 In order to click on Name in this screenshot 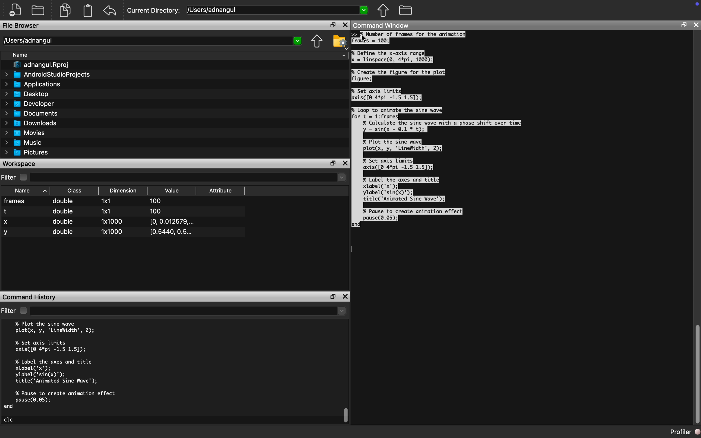, I will do `click(21, 55)`.